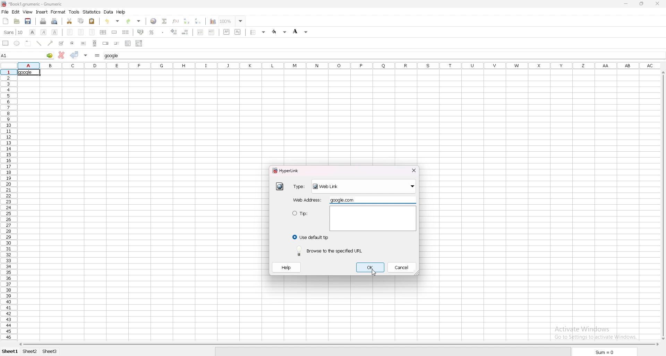 The image size is (666, 356). What do you see at coordinates (338, 344) in the screenshot?
I see `scroll bar` at bounding box center [338, 344].